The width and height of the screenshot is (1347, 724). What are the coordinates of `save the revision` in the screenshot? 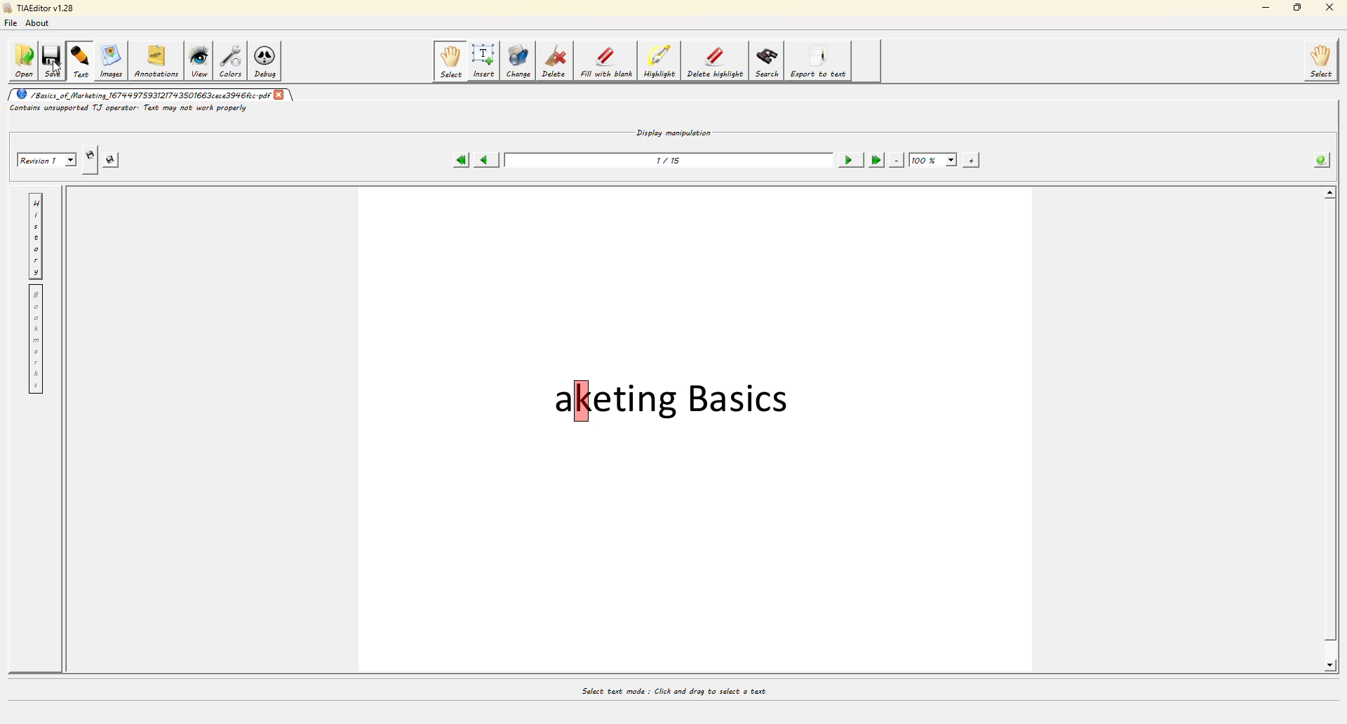 It's located at (116, 158).